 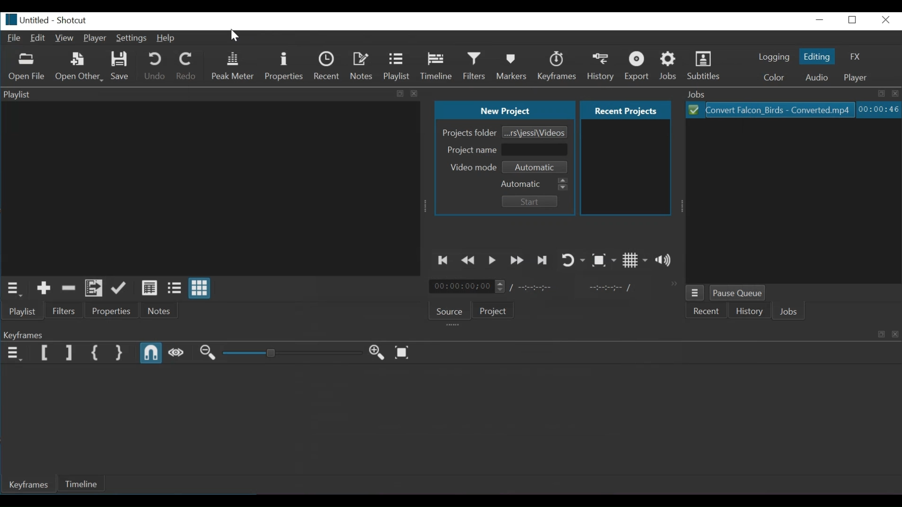 What do you see at coordinates (475, 66) in the screenshot?
I see `Filters` at bounding box center [475, 66].